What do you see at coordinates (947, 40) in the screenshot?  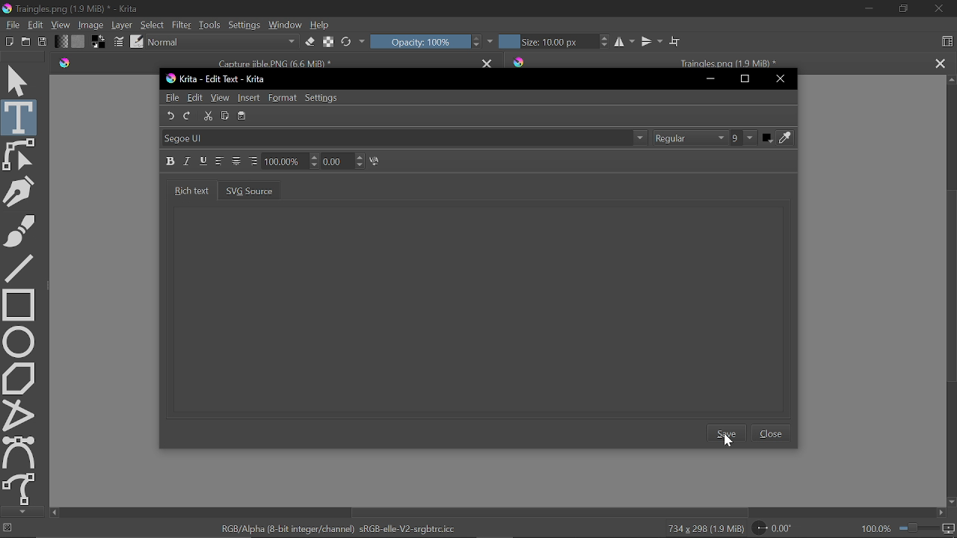 I see `Choose workspace` at bounding box center [947, 40].